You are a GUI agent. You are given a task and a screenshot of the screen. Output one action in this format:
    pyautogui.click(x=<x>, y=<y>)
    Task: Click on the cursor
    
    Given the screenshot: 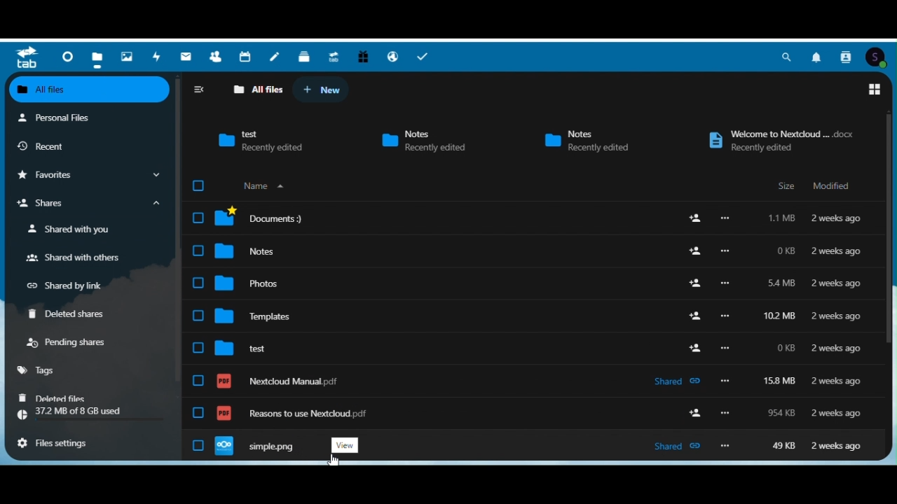 What is the action you would take?
    pyautogui.click(x=332, y=460)
    